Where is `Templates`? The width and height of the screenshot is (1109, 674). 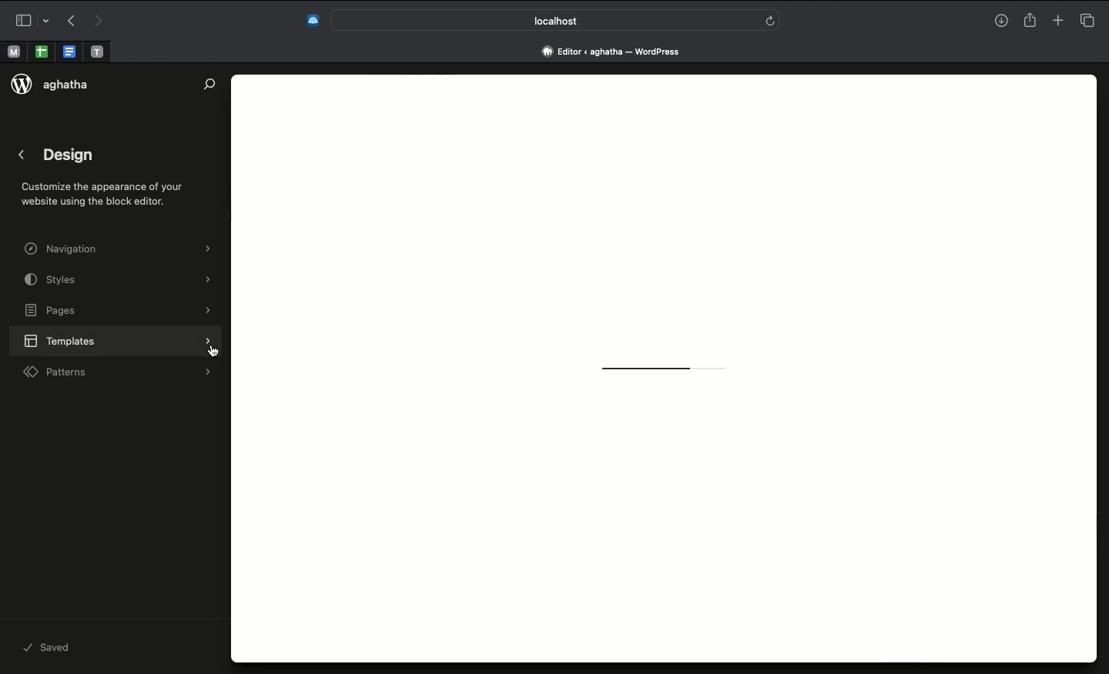 Templates is located at coordinates (119, 339).